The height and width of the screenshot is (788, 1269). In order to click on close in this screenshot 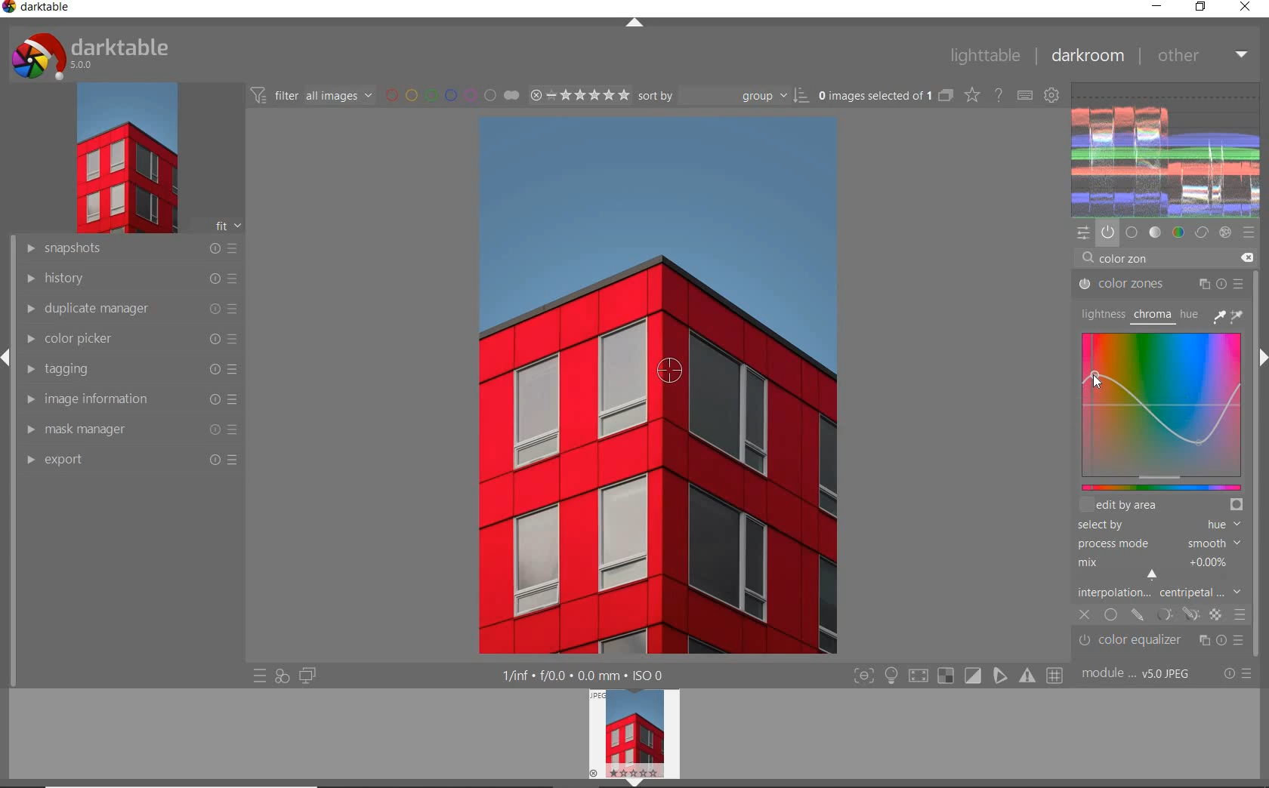, I will do `click(1246, 8)`.